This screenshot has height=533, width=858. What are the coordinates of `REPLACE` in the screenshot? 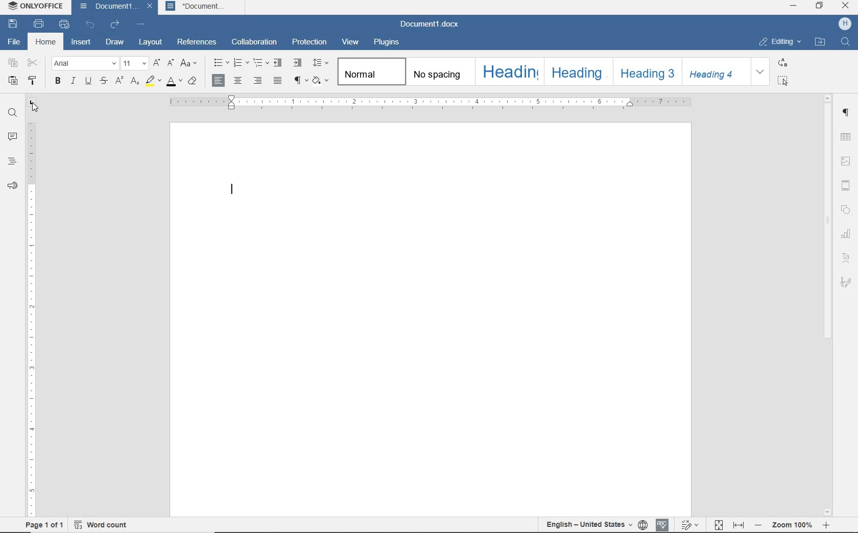 It's located at (782, 63).